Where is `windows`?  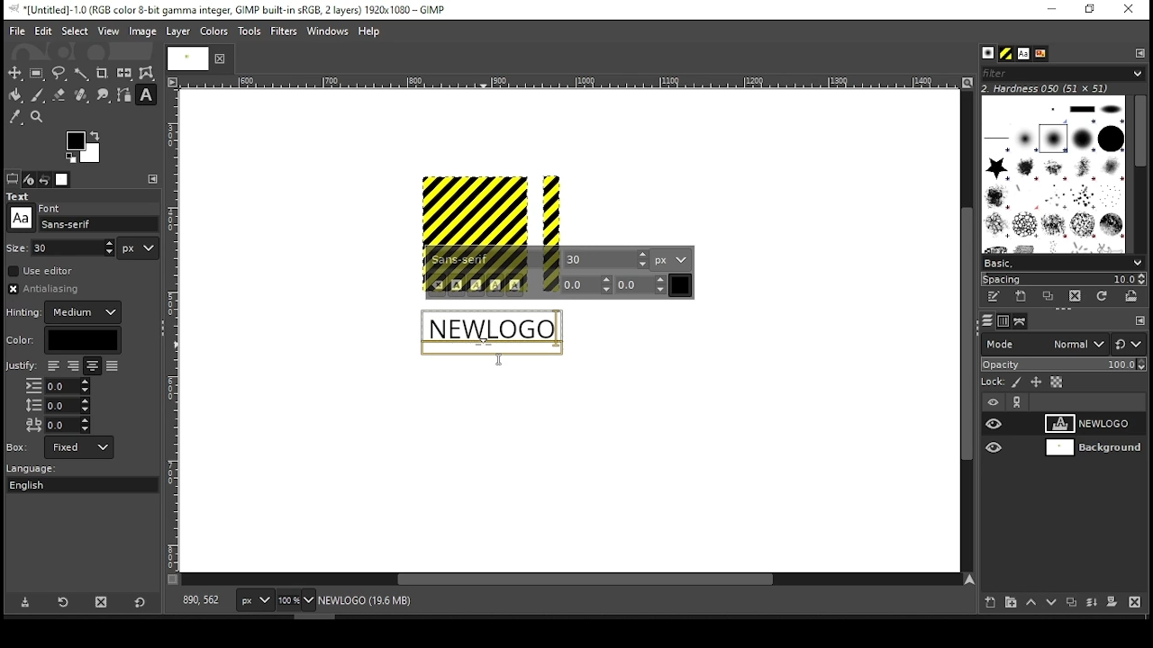
windows is located at coordinates (329, 32).